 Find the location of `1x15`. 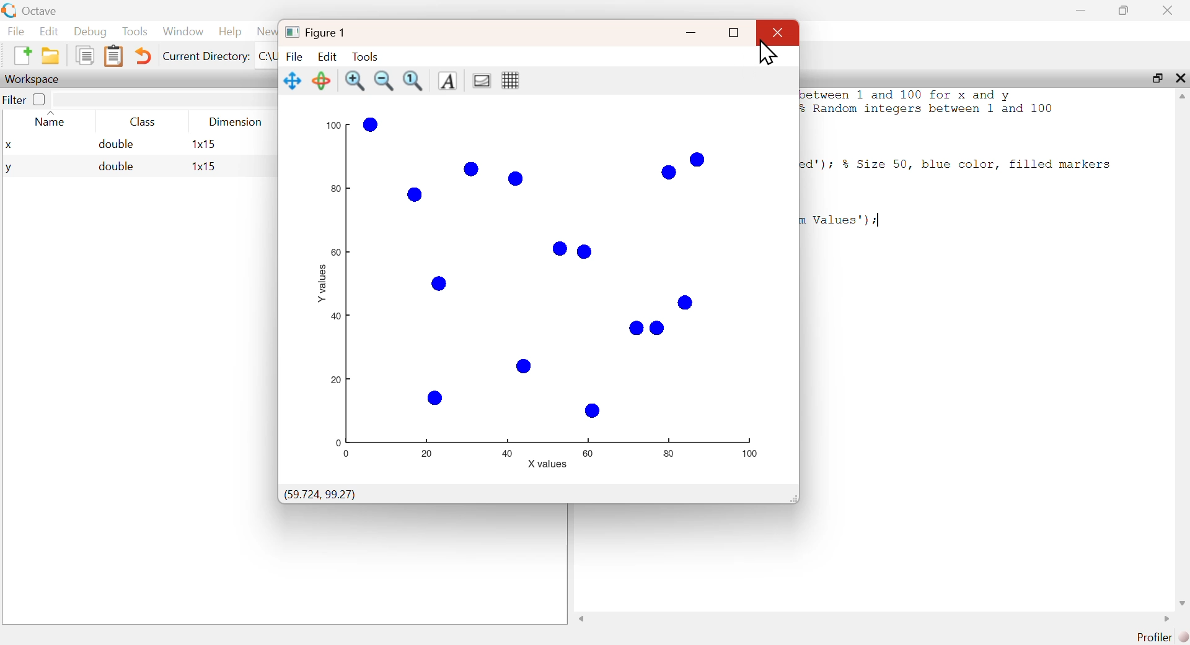

1x15 is located at coordinates (204, 167).